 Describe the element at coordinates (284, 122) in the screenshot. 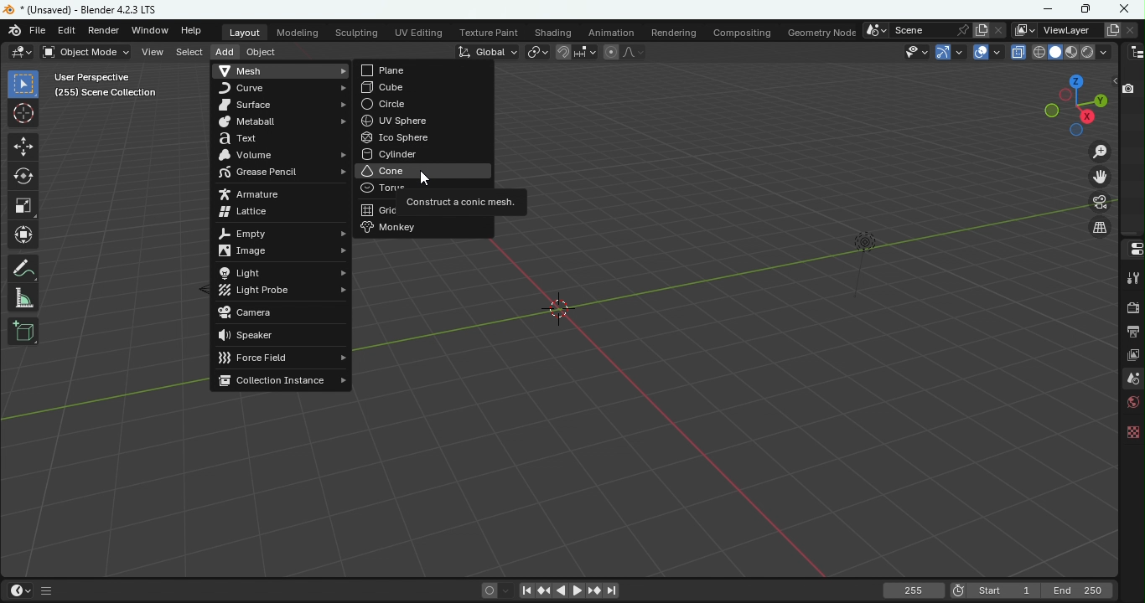

I see `Metaball` at that location.